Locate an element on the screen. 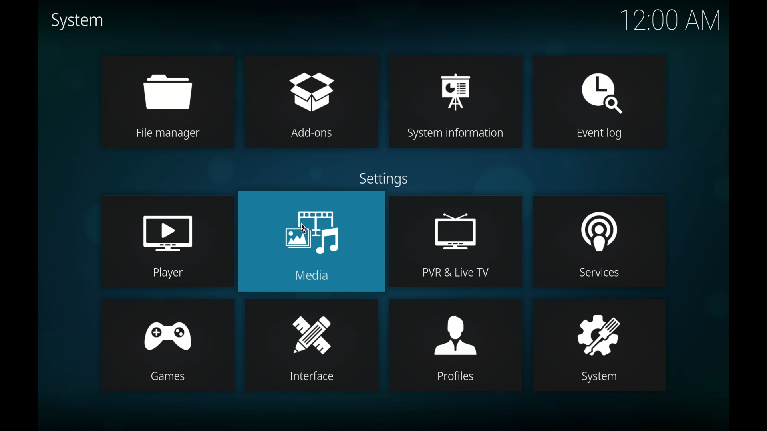 The width and height of the screenshot is (767, 431). games is located at coordinates (167, 344).